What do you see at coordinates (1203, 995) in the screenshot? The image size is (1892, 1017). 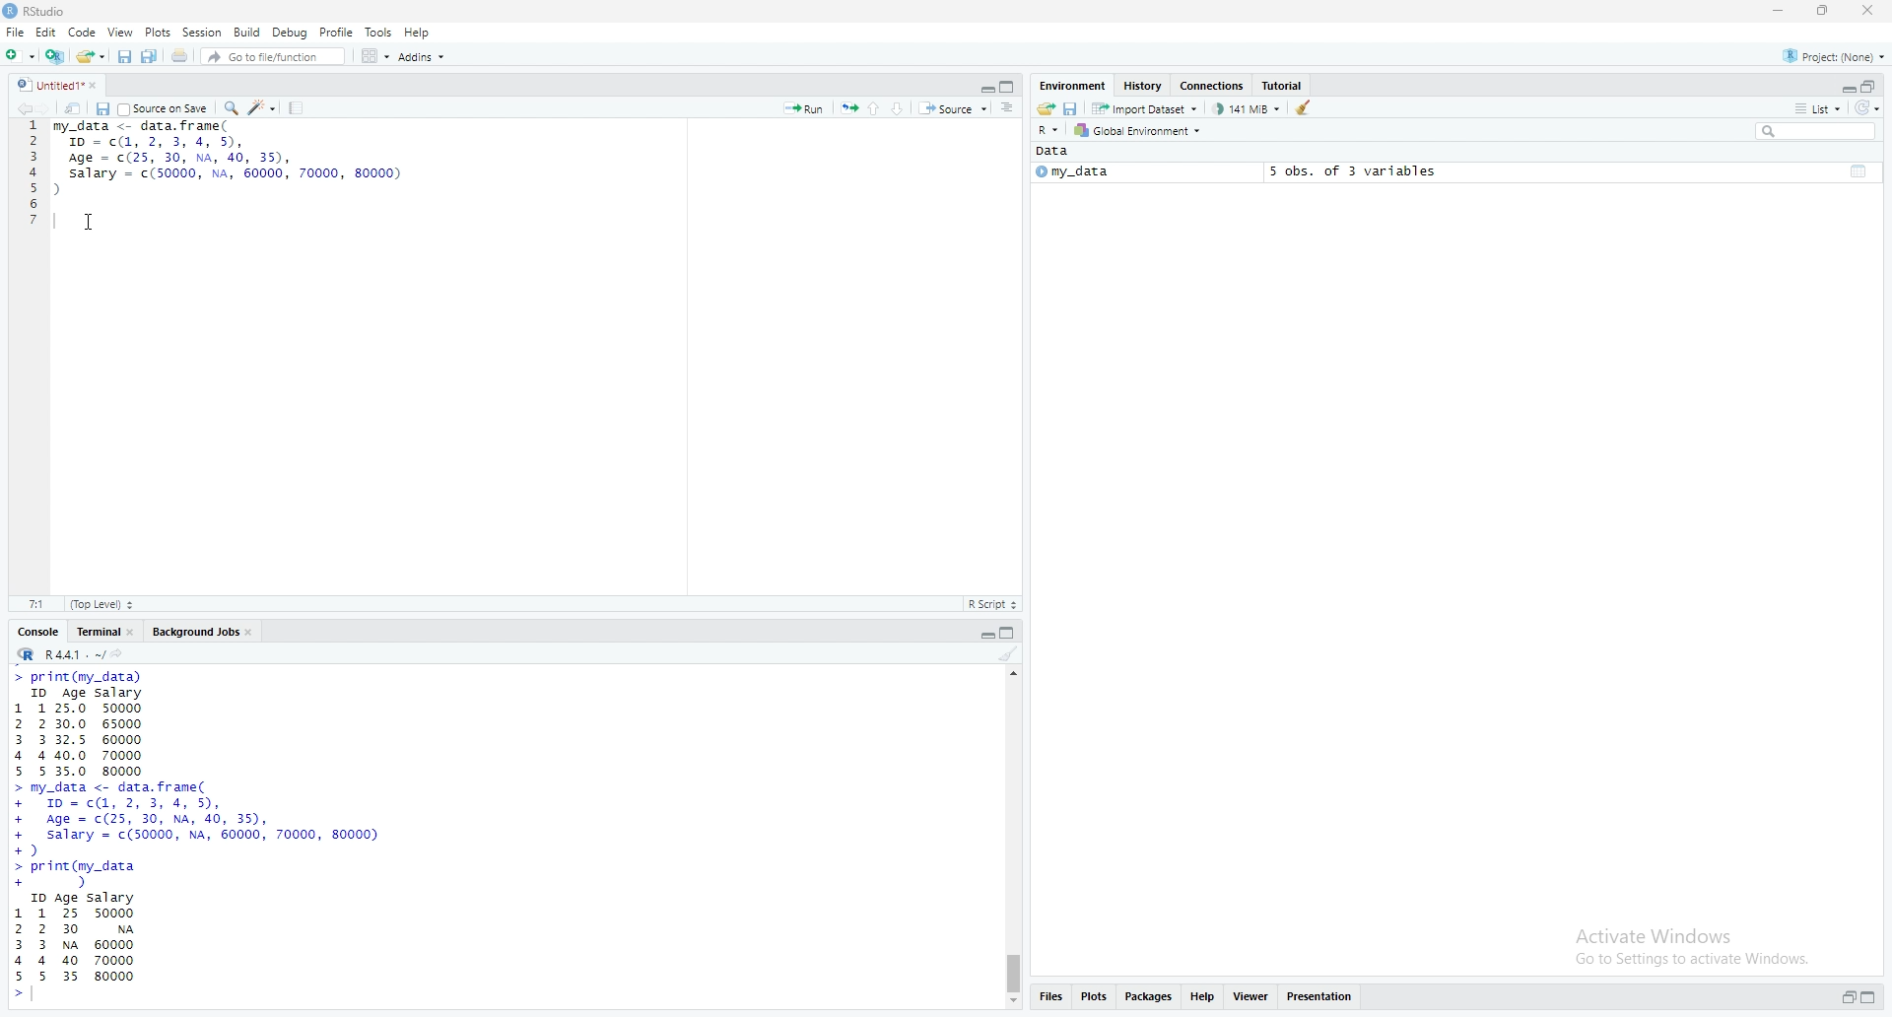 I see `help` at bounding box center [1203, 995].